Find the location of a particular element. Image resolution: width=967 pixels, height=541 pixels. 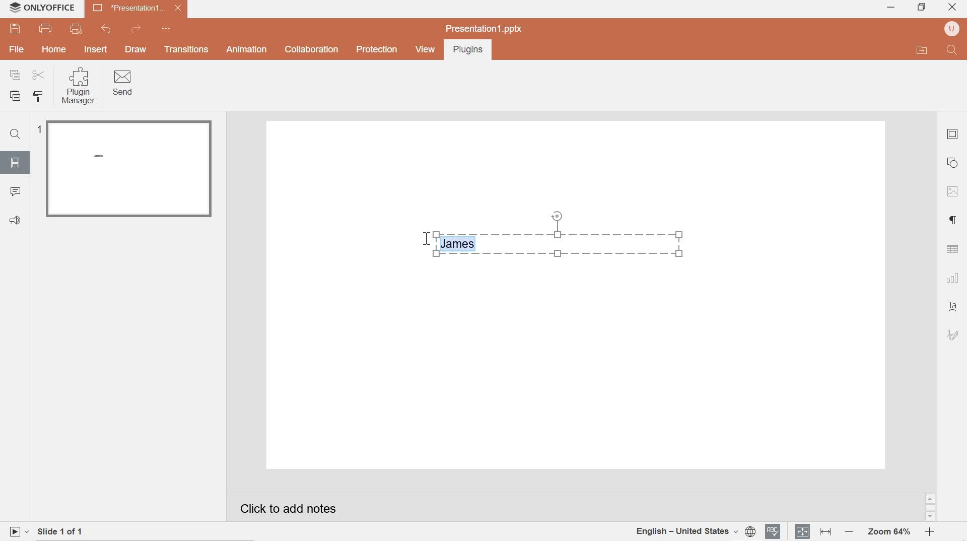

INSERT is located at coordinates (97, 49).